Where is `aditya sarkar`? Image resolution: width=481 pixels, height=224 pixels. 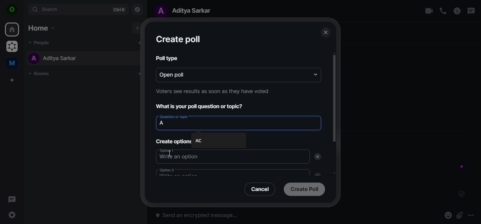 aditya sarkar is located at coordinates (53, 58).